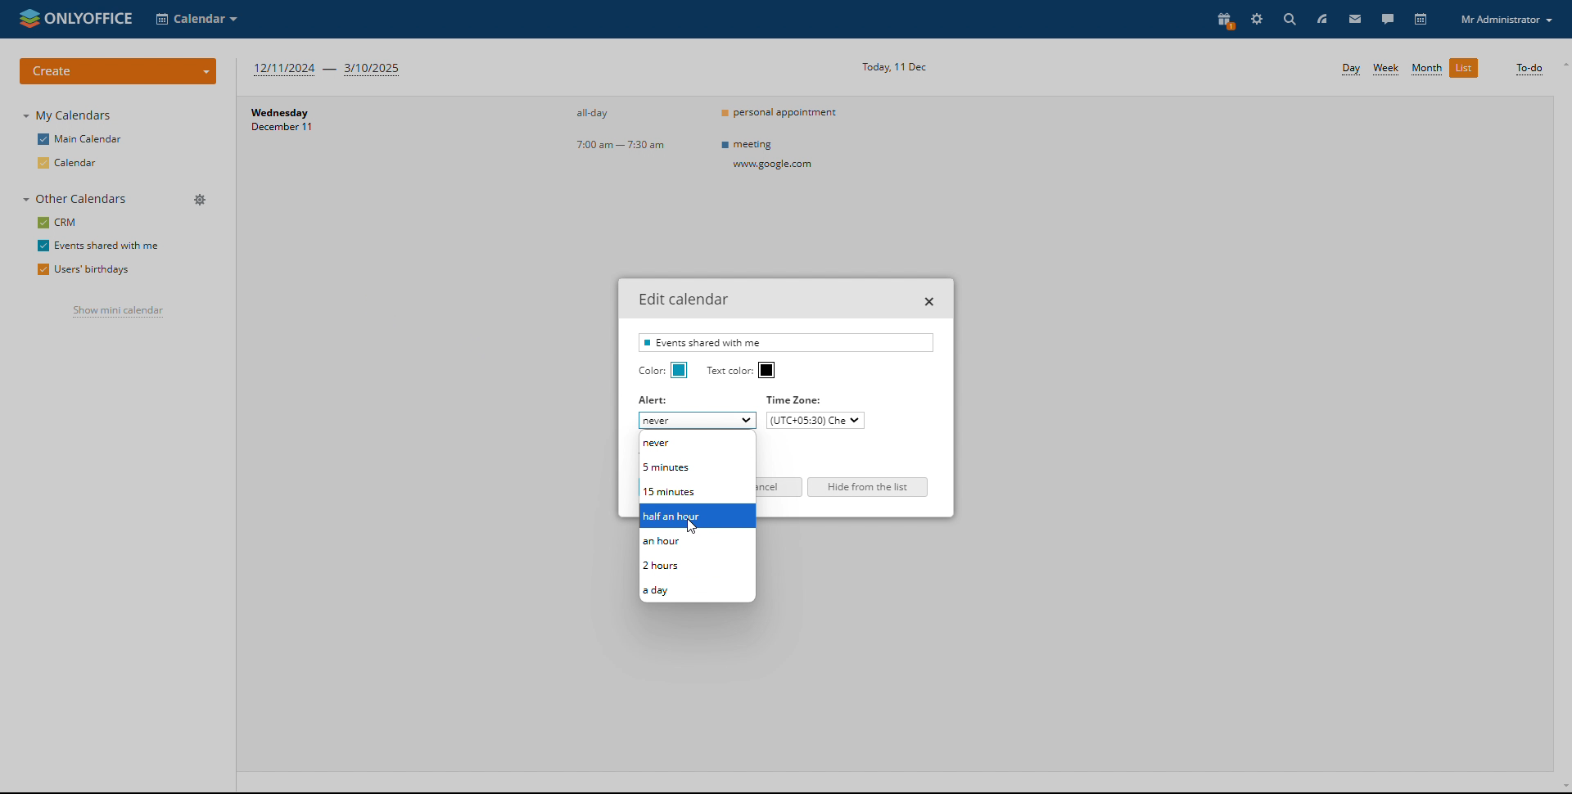  I want to click on mail, so click(1354, 18).